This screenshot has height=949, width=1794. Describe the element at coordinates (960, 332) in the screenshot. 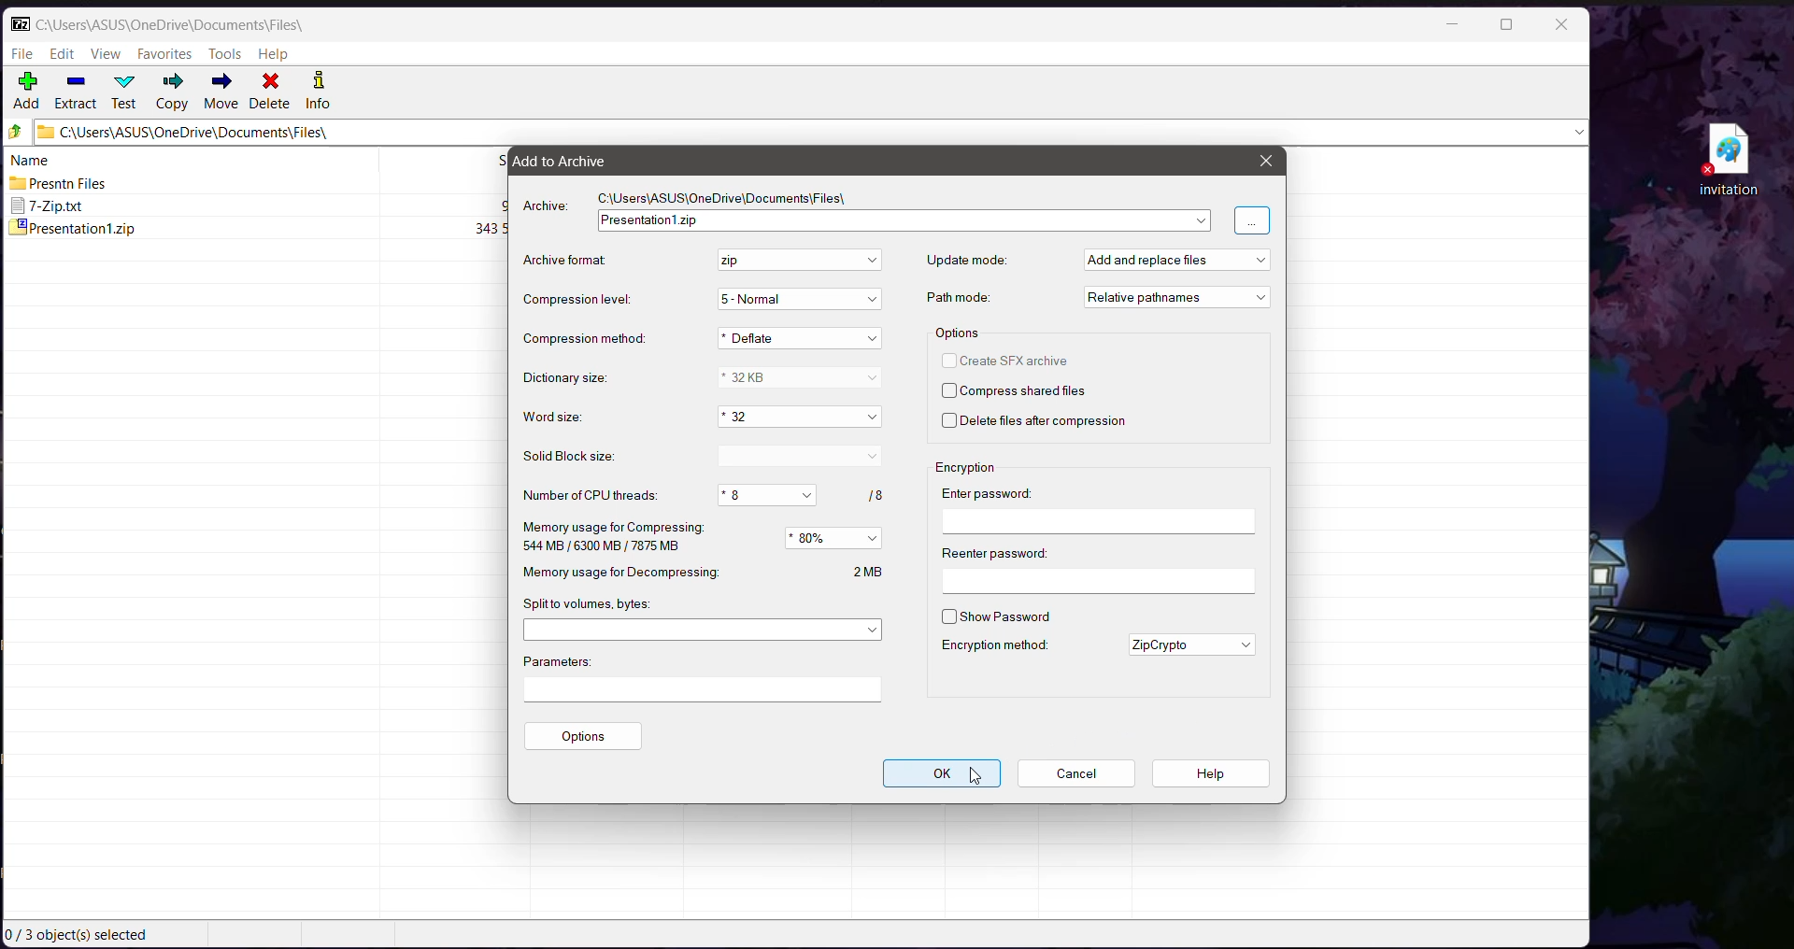

I see `Options` at that location.